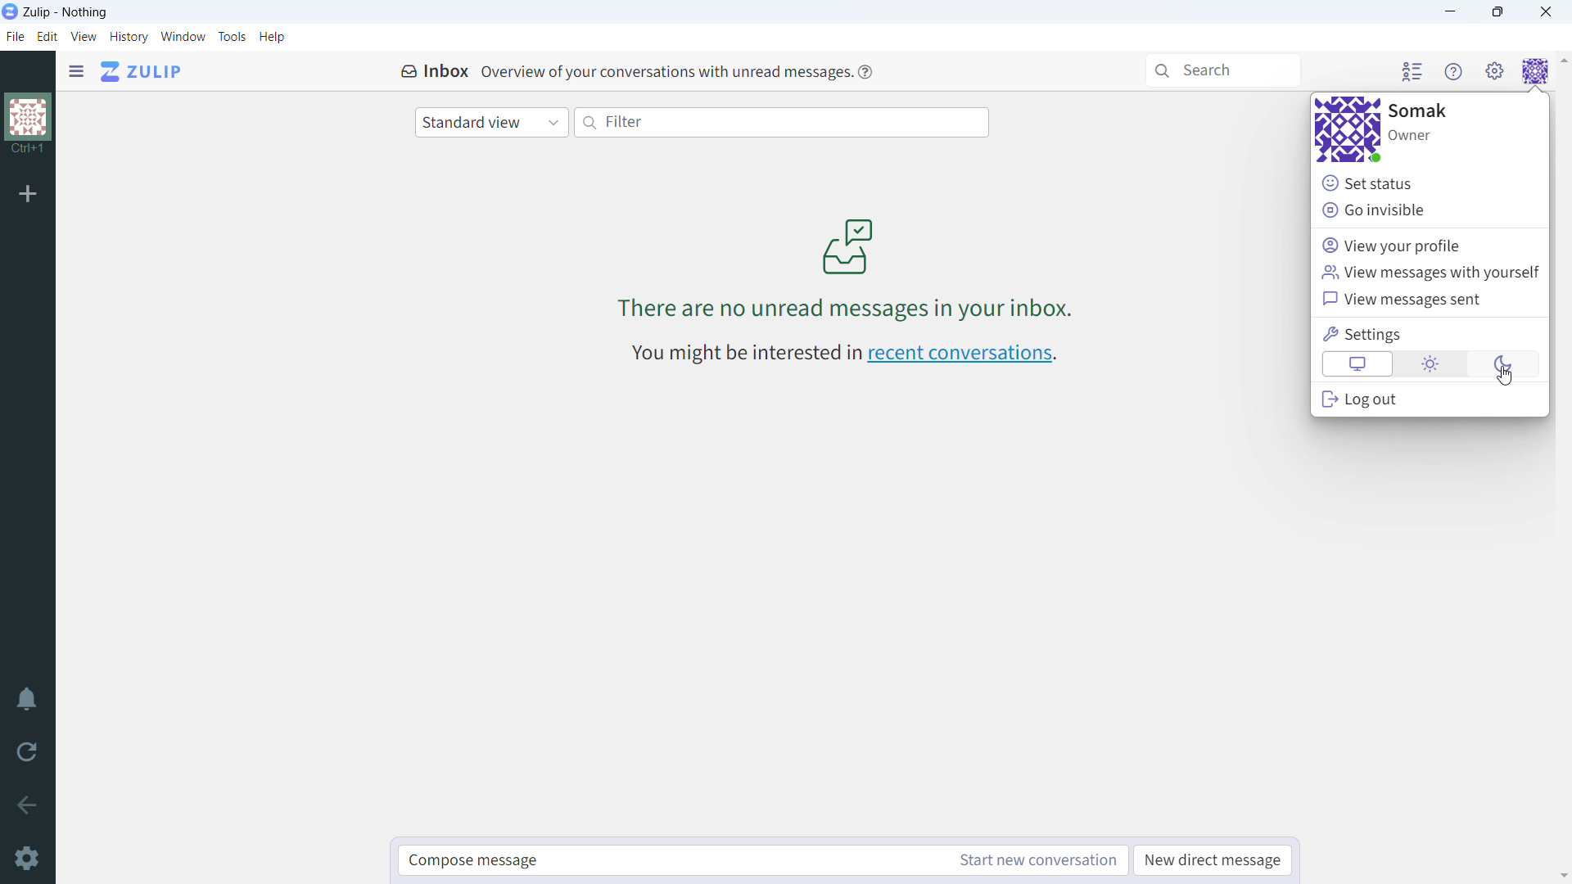  Describe the element at coordinates (26, 805) in the screenshot. I see `go back` at that location.